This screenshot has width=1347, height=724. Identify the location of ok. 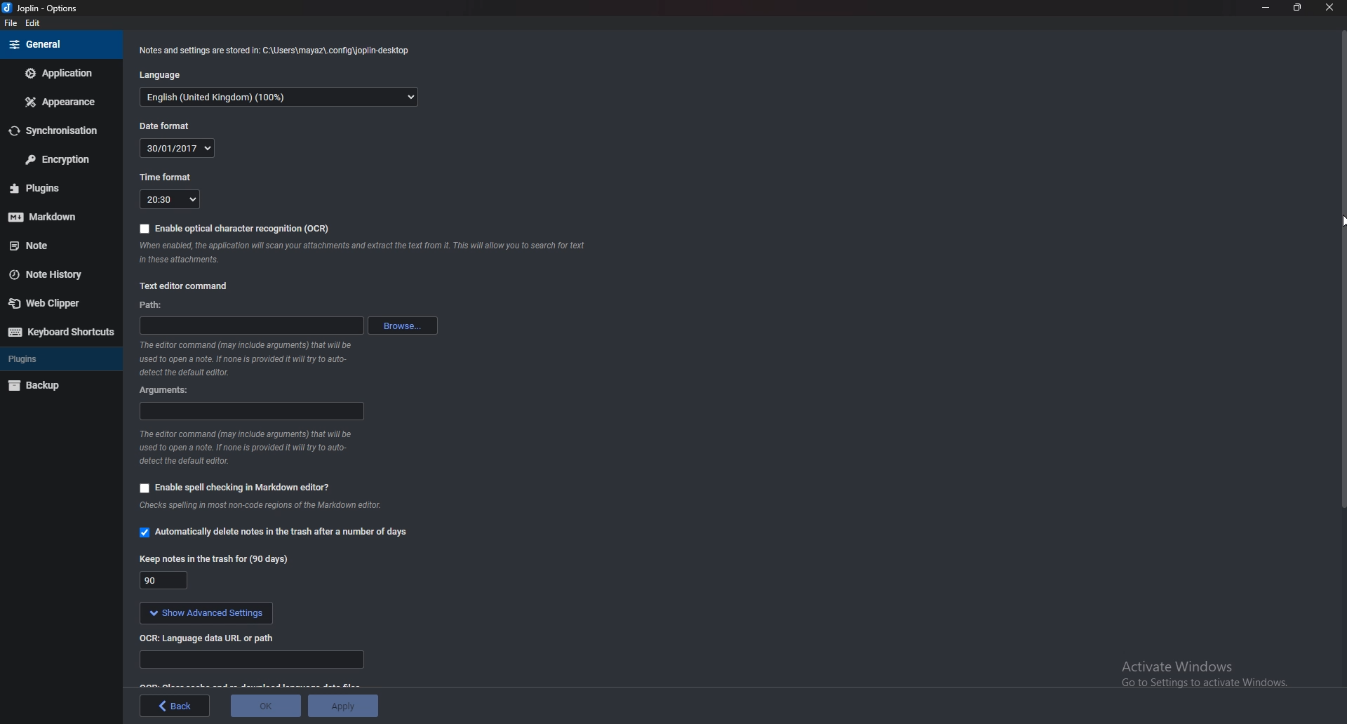
(267, 706).